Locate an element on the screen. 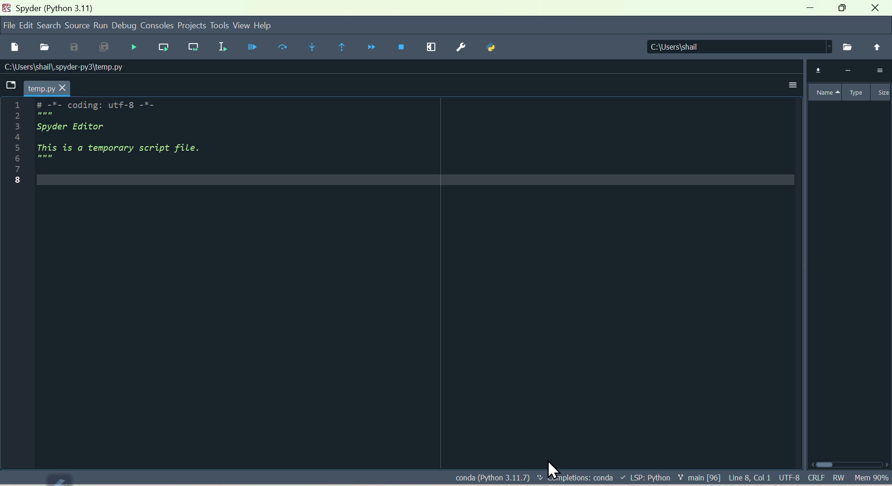  Stop debugging is located at coordinates (398, 47).